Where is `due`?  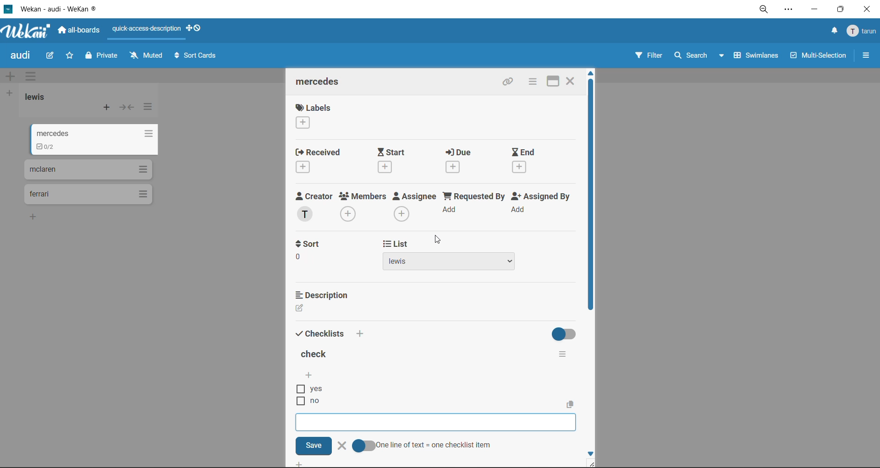
due is located at coordinates (465, 163).